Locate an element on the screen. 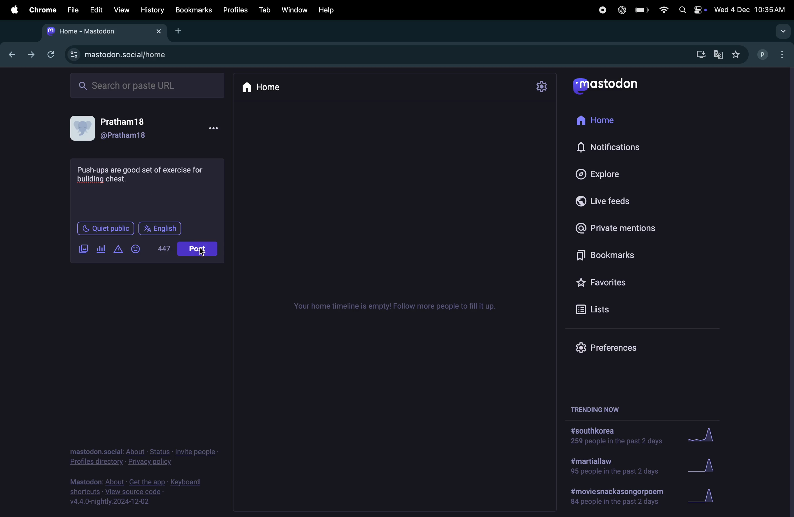 Image resolution: width=794 pixels, height=517 pixels. Trending now is located at coordinates (599, 407).